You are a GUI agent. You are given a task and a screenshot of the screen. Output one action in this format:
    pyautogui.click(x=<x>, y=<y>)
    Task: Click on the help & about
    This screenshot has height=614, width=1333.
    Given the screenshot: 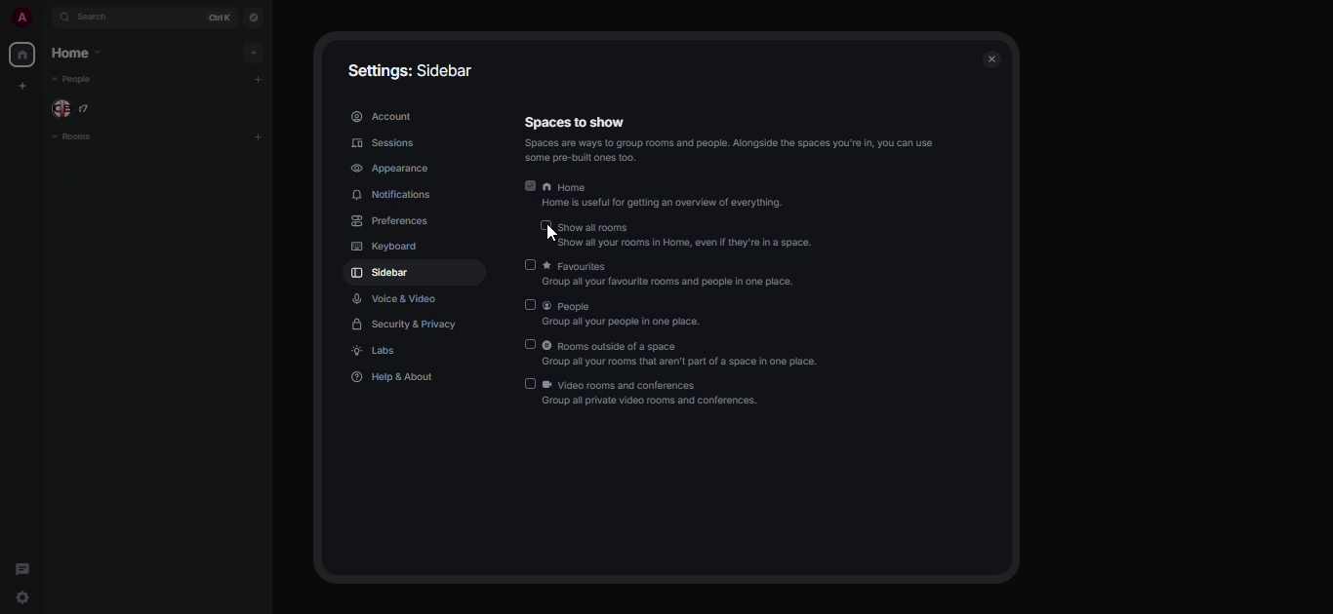 What is the action you would take?
    pyautogui.click(x=395, y=377)
    